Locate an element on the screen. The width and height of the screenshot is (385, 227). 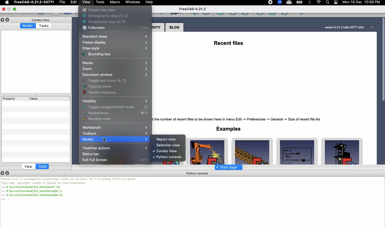
Data is located at coordinates (43, 167).